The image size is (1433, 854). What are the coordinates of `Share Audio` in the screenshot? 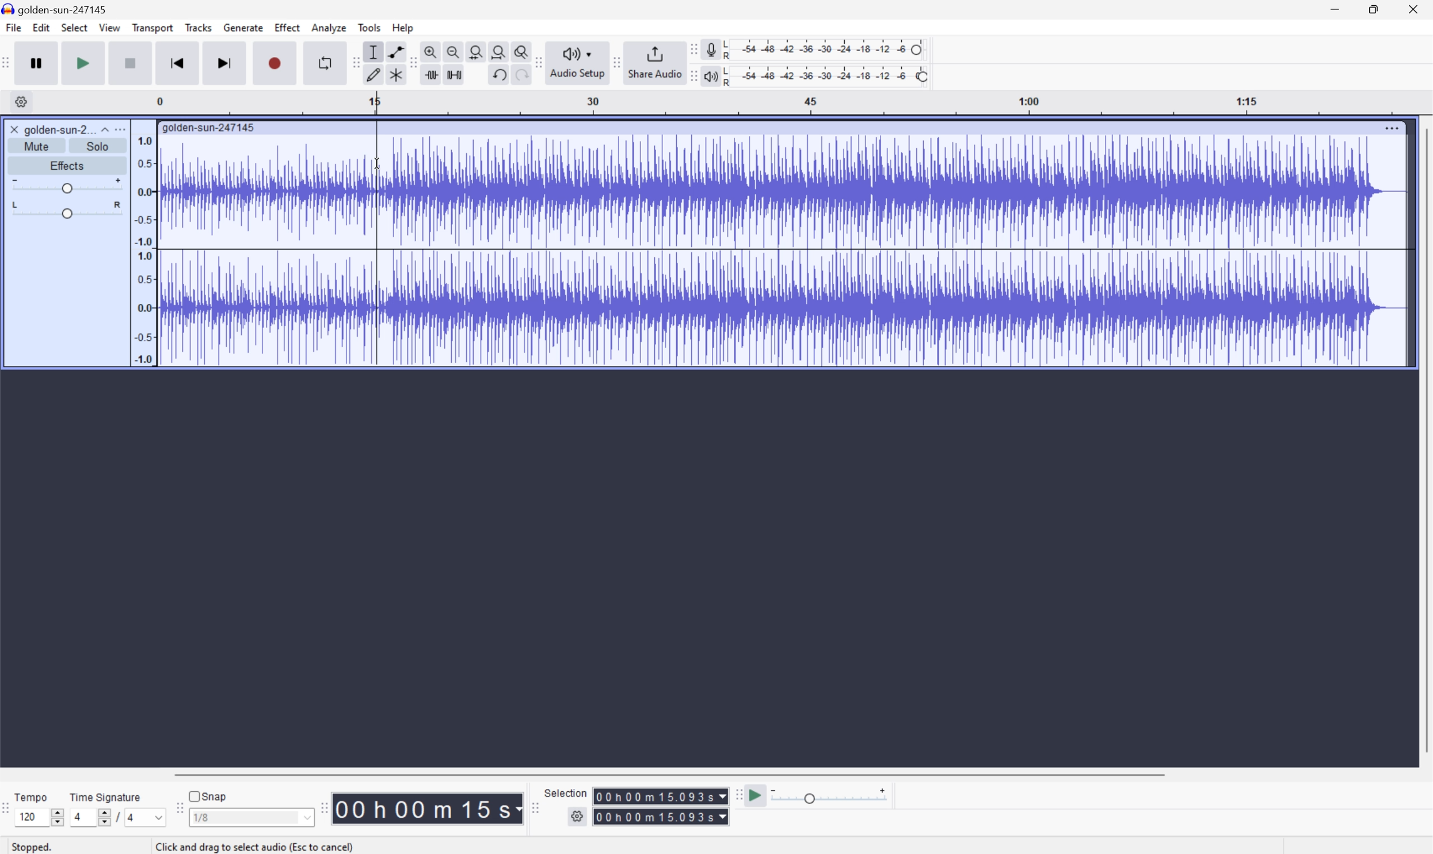 It's located at (652, 62).